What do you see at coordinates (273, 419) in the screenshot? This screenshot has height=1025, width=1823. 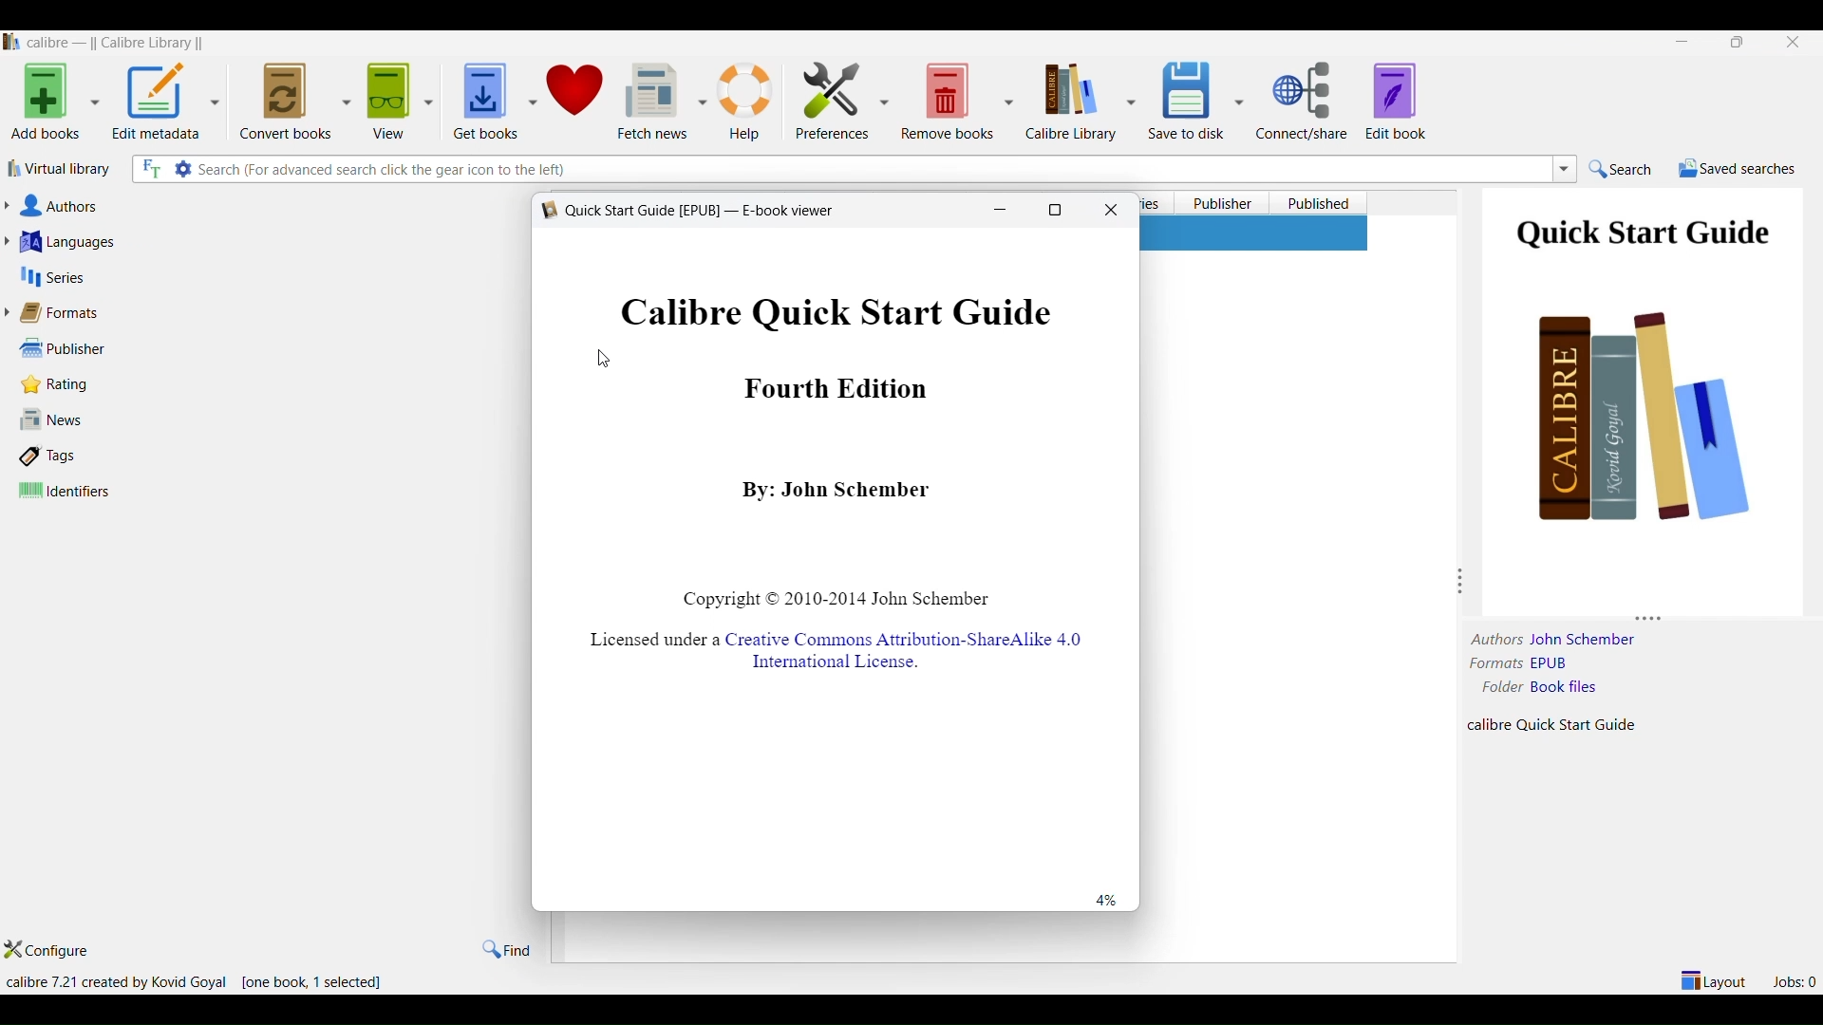 I see `news ` at bounding box center [273, 419].